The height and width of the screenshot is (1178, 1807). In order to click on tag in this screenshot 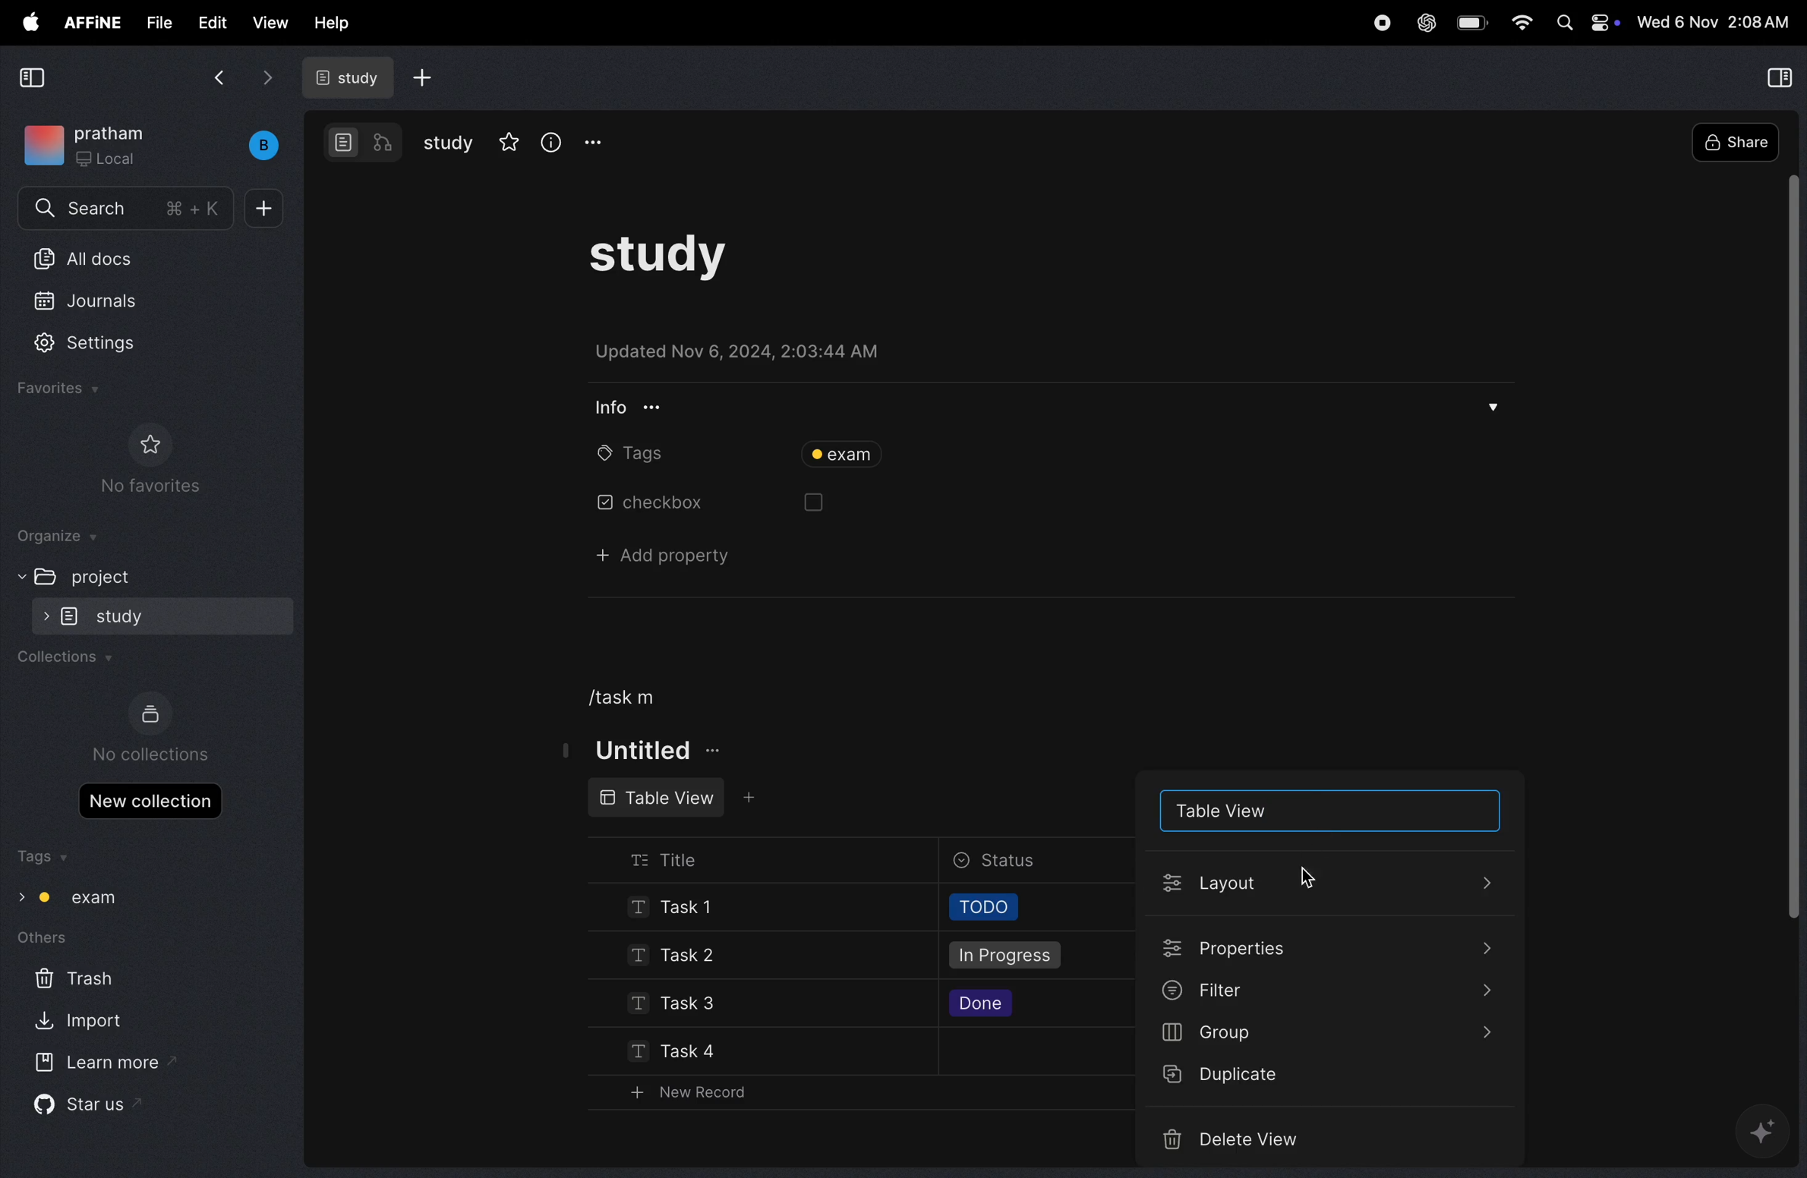, I will do `click(850, 457)`.